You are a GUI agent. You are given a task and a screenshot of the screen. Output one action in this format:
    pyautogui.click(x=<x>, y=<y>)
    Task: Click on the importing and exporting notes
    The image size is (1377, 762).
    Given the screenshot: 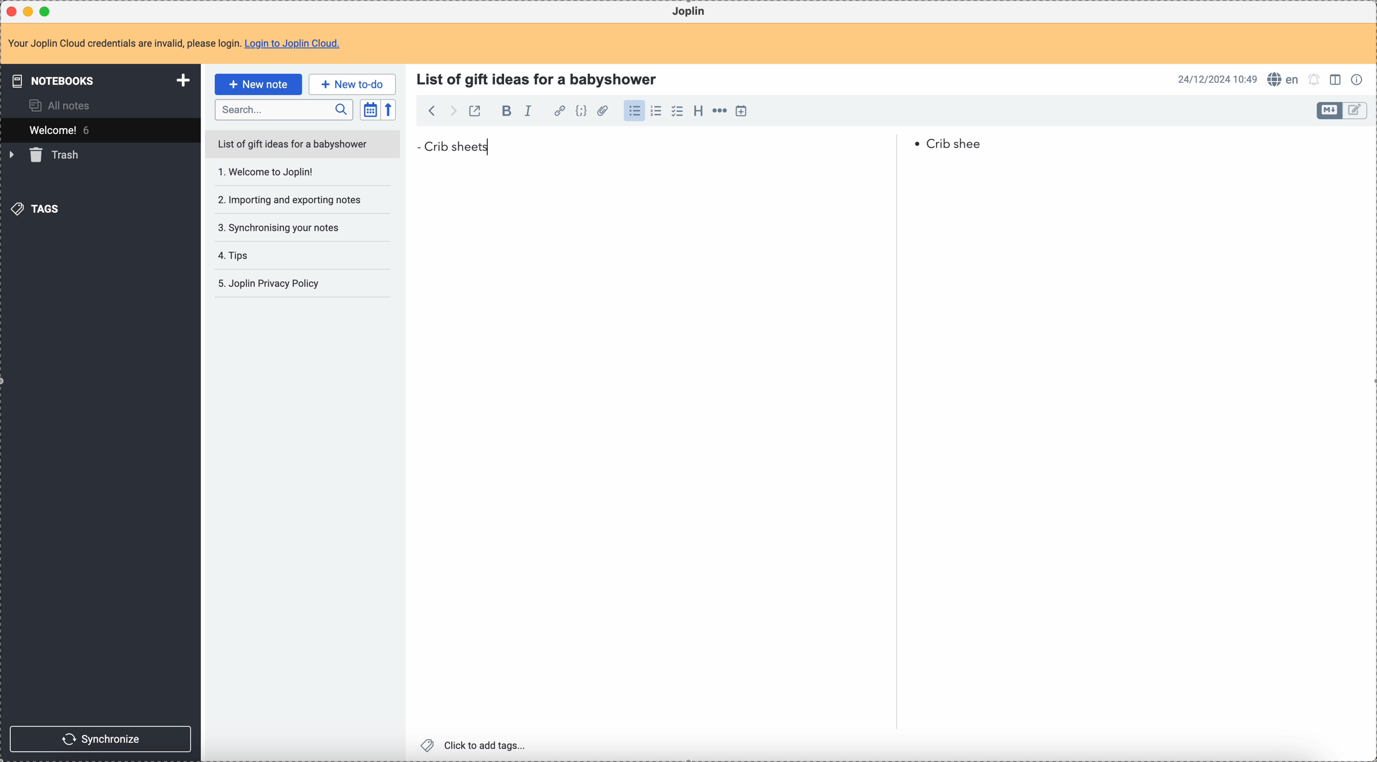 What is the action you would take?
    pyautogui.click(x=289, y=199)
    